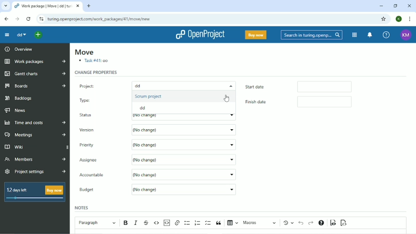 Image resolution: width=416 pixels, height=234 pixels. What do you see at coordinates (35, 135) in the screenshot?
I see `Meetings` at bounding box center [35, 135].